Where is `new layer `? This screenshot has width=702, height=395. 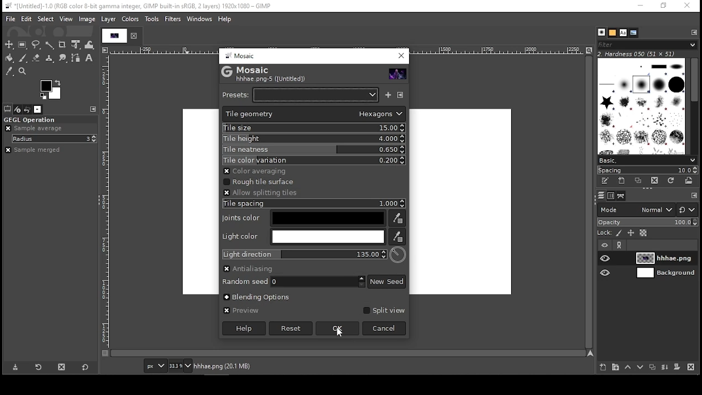
new layer  is located at coordinates (604, 367).